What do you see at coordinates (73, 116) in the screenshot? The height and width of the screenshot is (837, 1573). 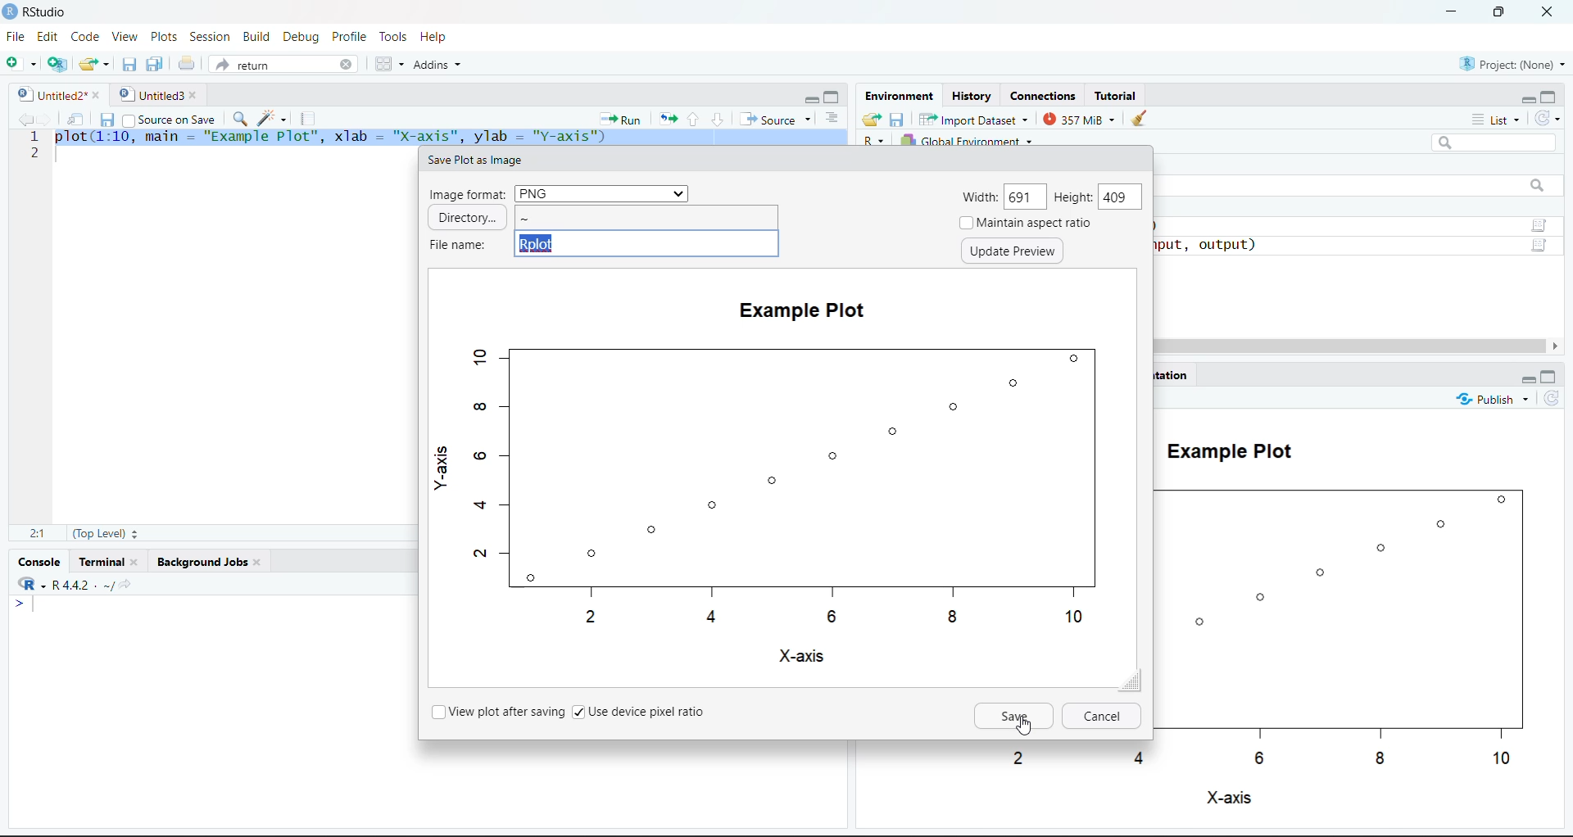 I see `Show in new window` at bounding box center [73, 116].